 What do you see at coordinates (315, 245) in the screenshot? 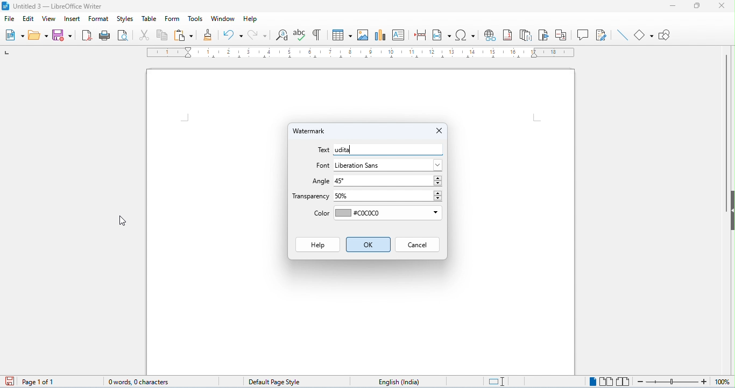
I see `help` at bounding box center [315, 245].